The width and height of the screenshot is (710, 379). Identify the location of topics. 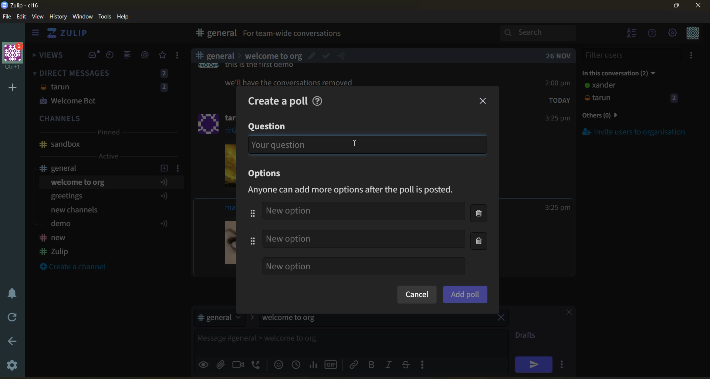
(107, 204).